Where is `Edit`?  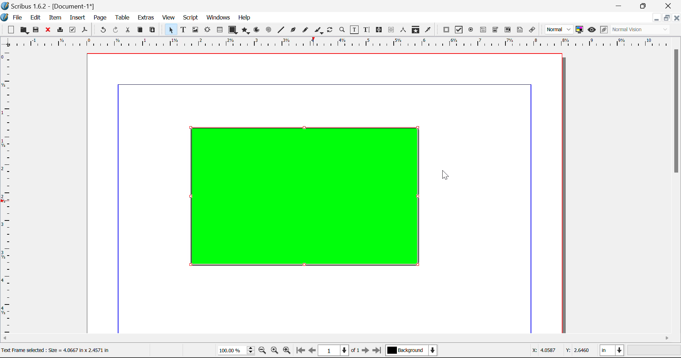 Edit is located at coordinates (35, 17).